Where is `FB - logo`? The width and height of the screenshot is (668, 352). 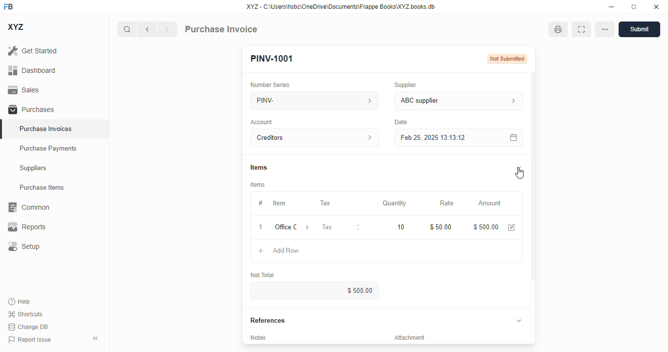 FB - logo is located at coordinates (8, 6).